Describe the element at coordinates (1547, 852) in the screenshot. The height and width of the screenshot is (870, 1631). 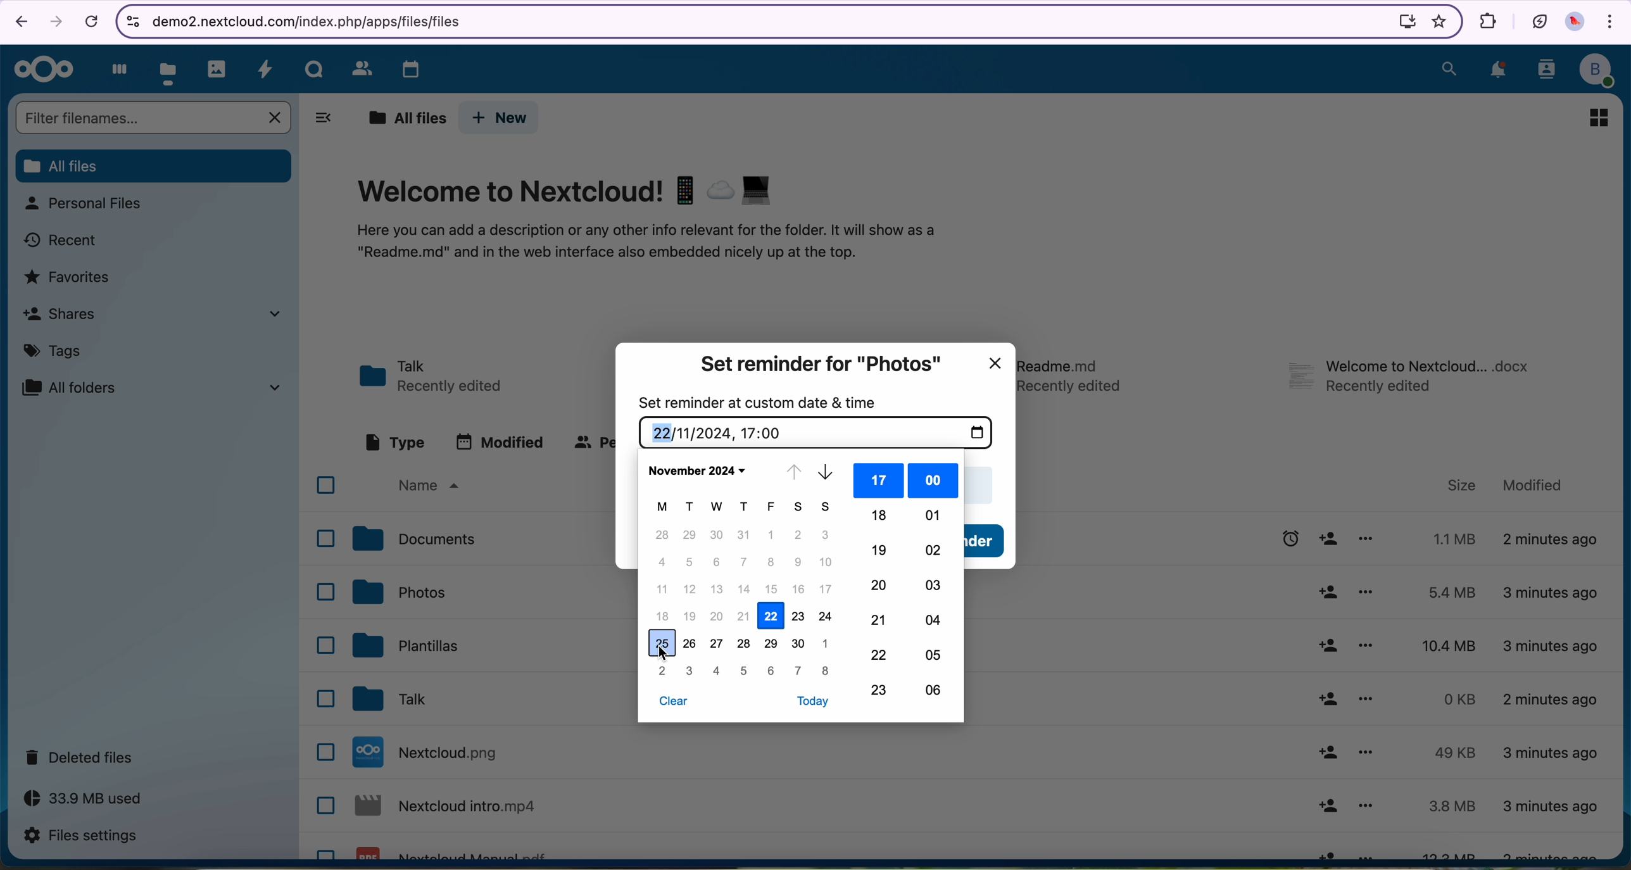
I see `3 minutes ago` at that location.